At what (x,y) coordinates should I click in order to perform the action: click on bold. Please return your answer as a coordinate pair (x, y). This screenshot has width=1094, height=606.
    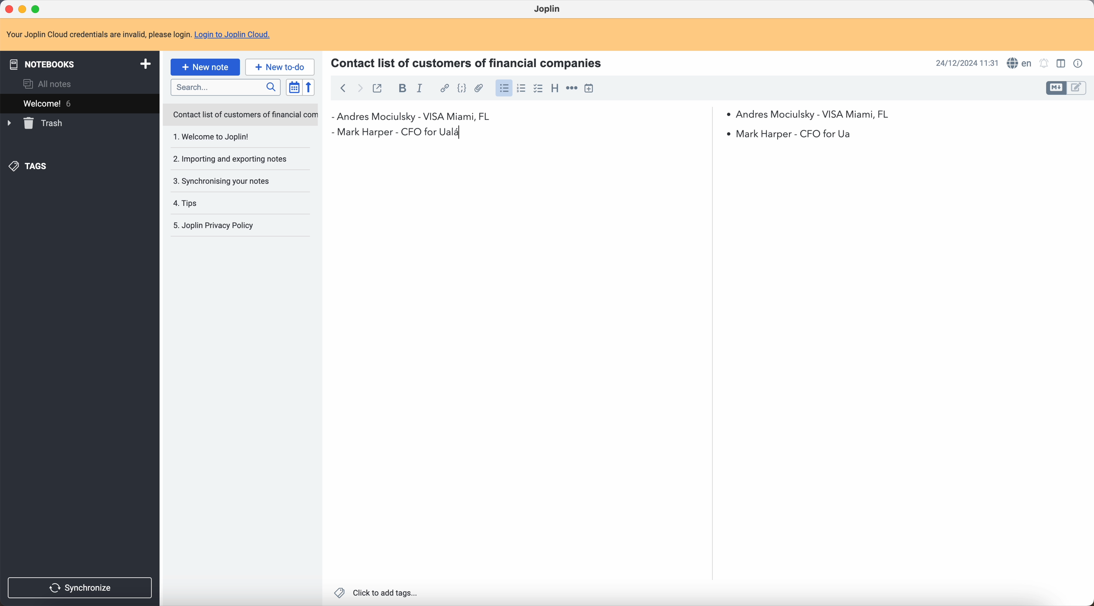
    Looking at the image, I should click on (401, 88).